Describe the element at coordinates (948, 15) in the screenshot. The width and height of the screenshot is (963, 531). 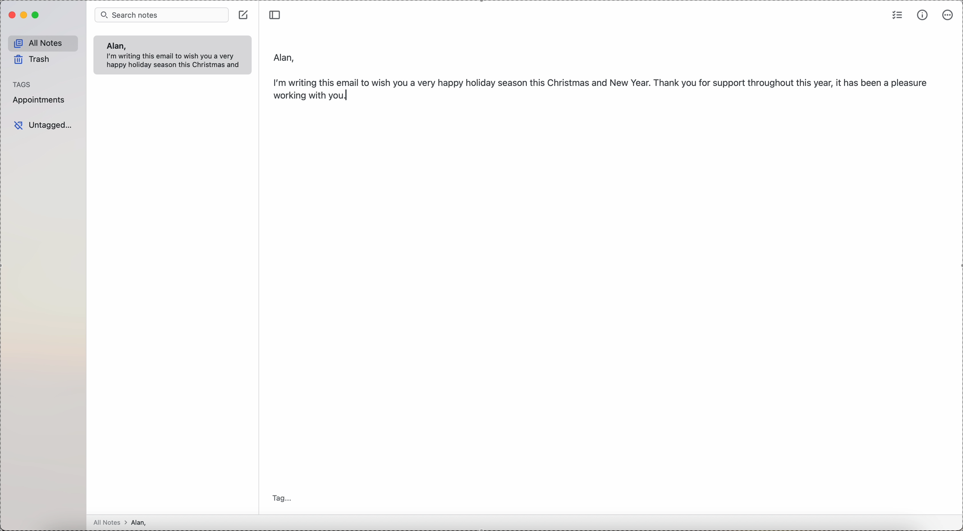
I see `more options` at that location.